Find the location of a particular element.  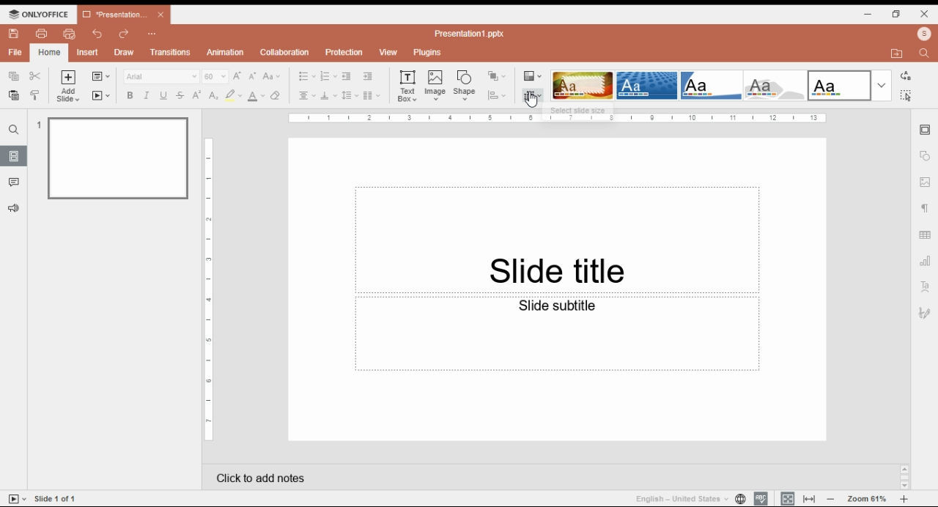

Page Scale is located at coordinates (558, 118).